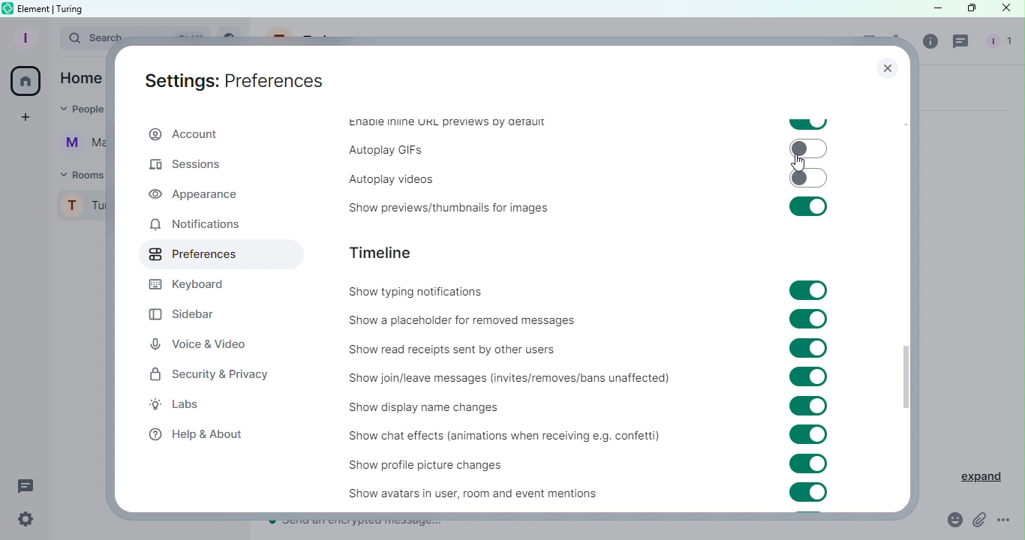 The width and height of the screenshot is (1025, 540). What do you see at coordinates (194, 284) in the screenshot?
I see `Keyboard` at bounding box center [194, 284].